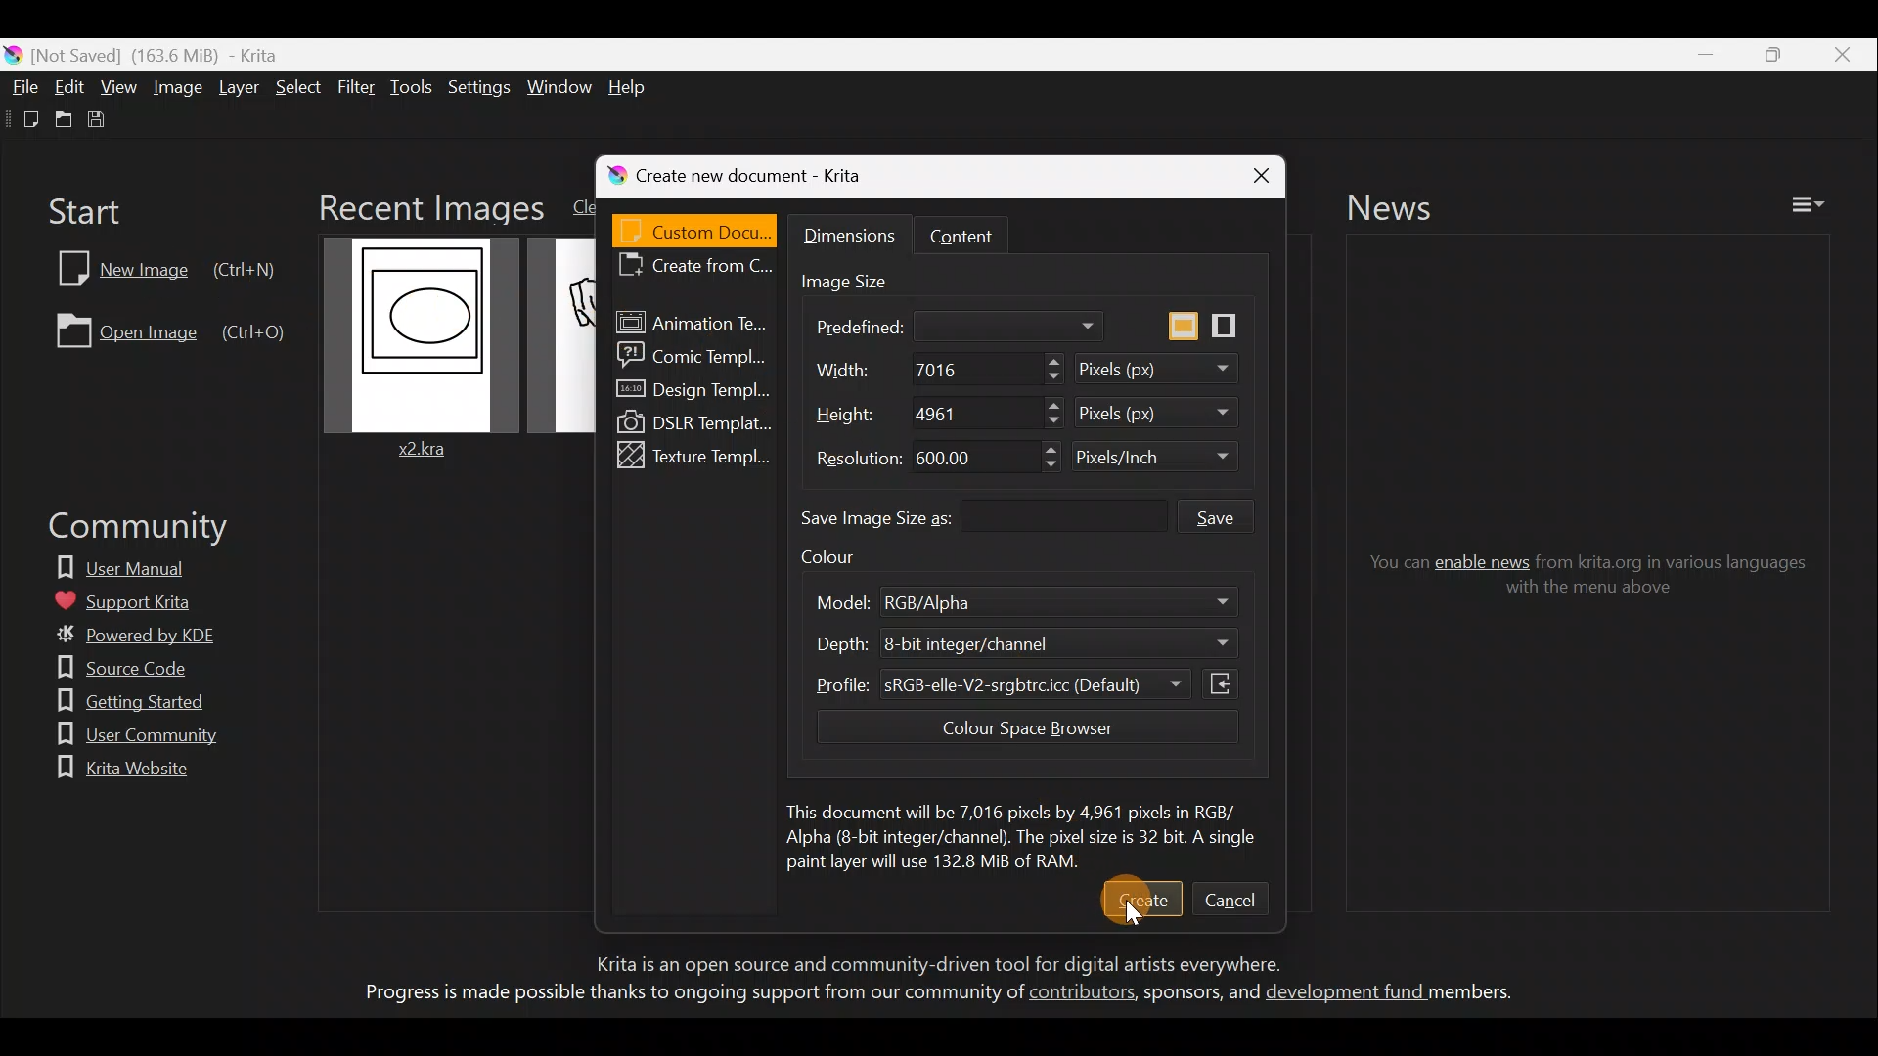 The width and height of the screenshot is (1878, 1056). I want to click on with the menu above, so click(1585, 592).